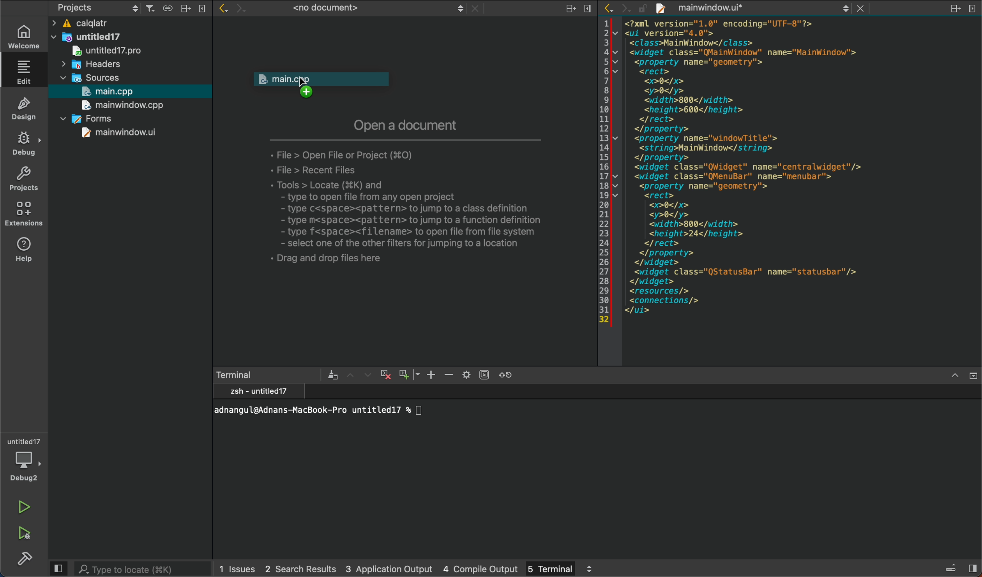  What do you see at coordinates (111, 24) in the screenshot?
I see `calqlatr` at bounding box center [111, 24].